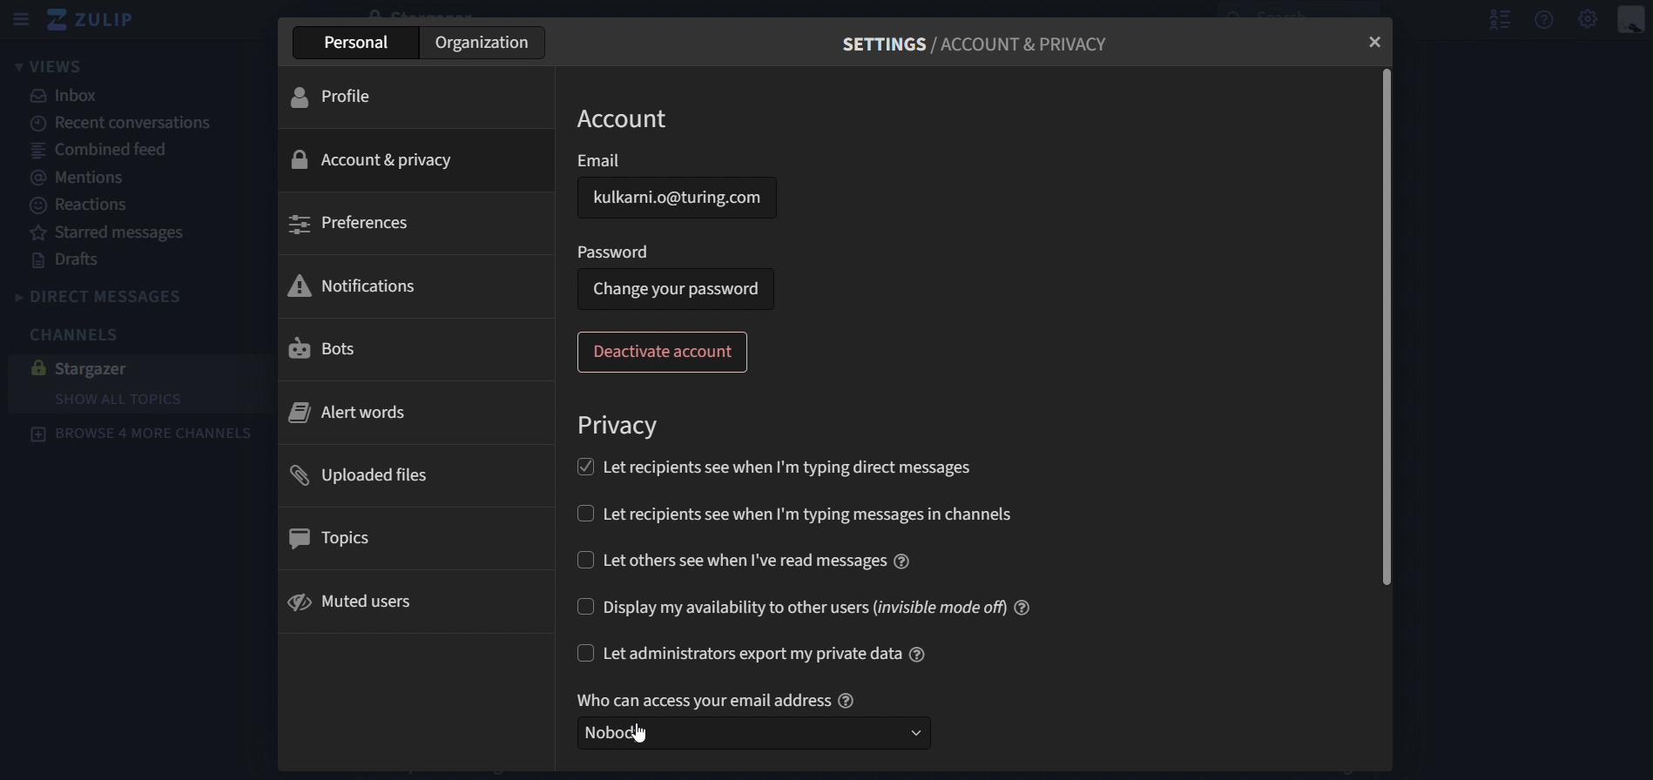 The image size is (1653, 780). Describe the element at coordinates (678, 198) in the screenshot. I see `email` at that location.